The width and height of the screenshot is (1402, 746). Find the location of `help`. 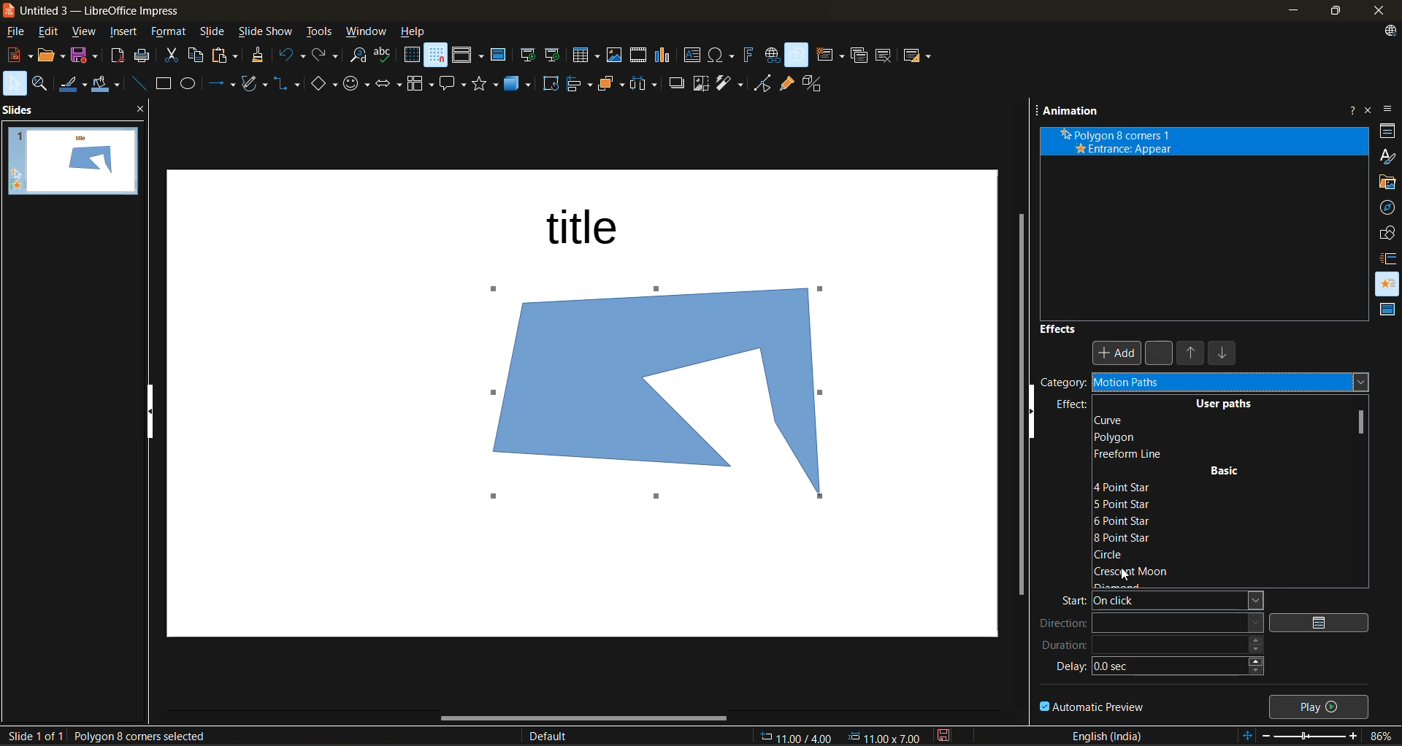

help is located at coordinates (415, 31).